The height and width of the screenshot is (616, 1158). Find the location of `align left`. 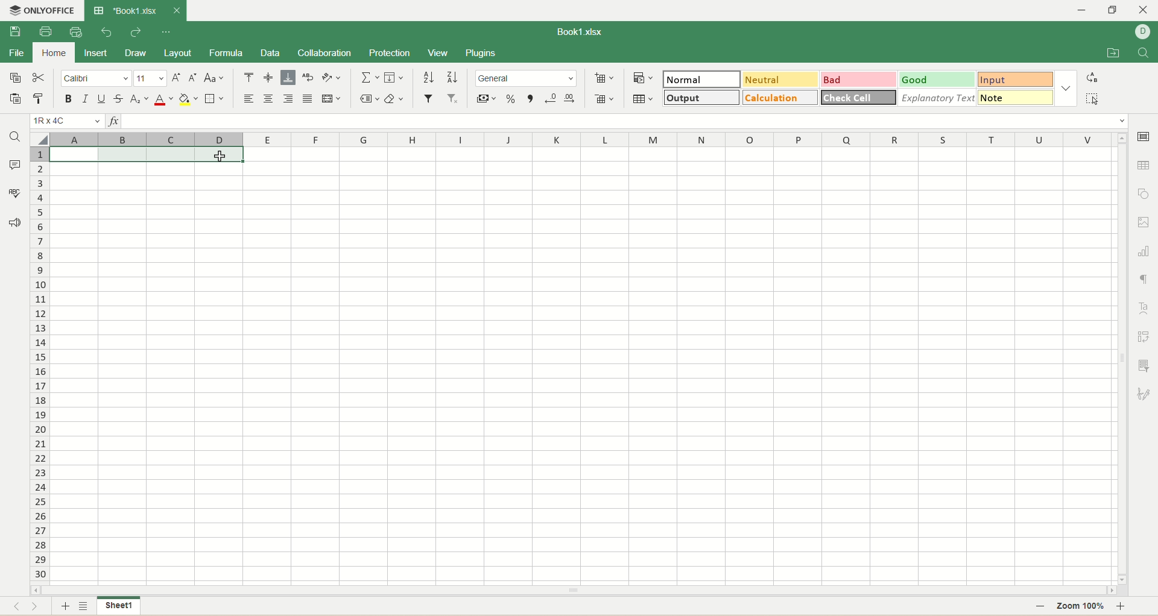

align left is located at coordinates (249, 99).